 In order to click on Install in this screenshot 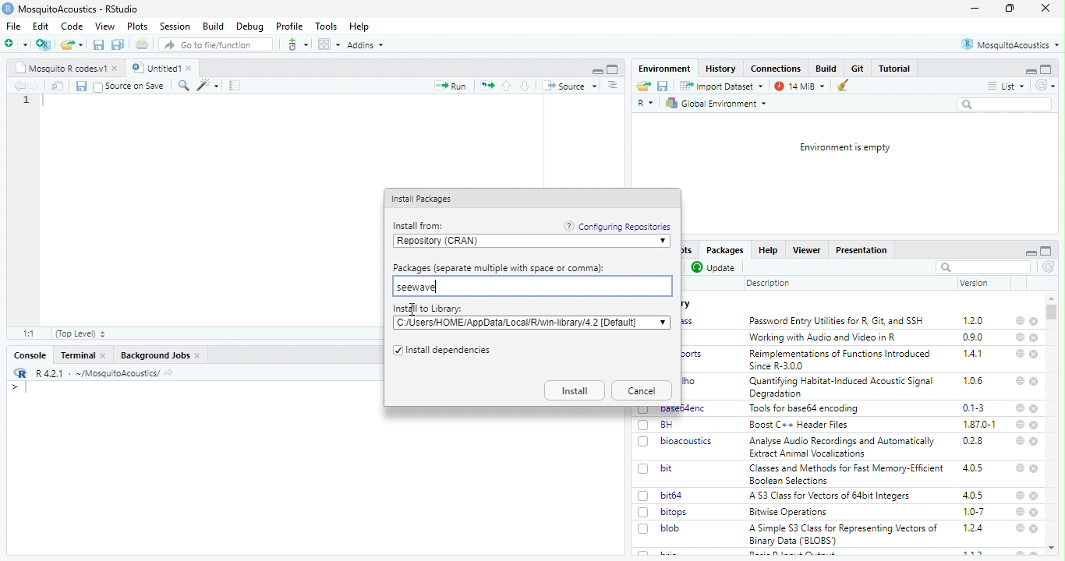, I will do `click(575, 390)`.